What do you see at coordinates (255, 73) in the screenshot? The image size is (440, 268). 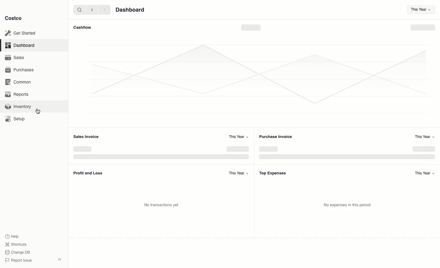 I see `Graph` at bounding box center [255, 73].